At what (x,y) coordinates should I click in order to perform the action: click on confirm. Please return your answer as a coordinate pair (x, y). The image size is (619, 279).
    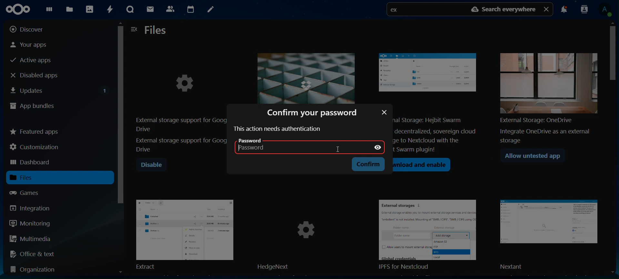
    Looking at the image, I should click on (370, 164).